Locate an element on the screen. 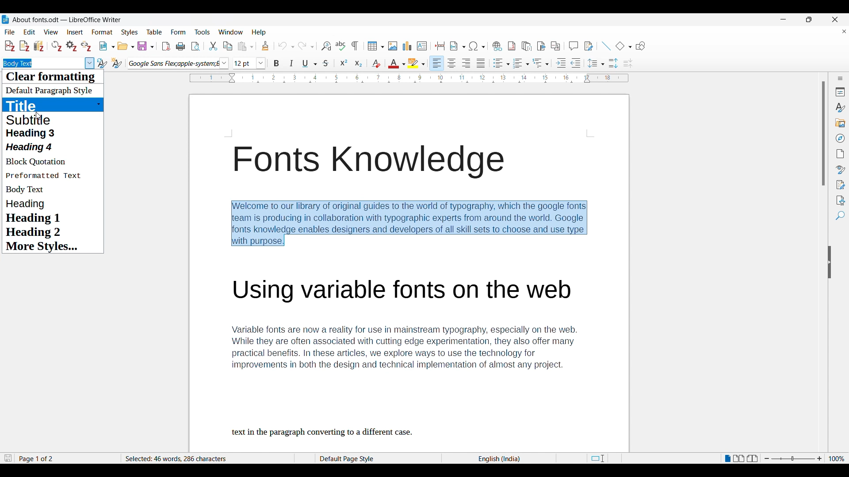 This screenshot has width=849, height=477. Style inspector is located at coordinates (841, 170).